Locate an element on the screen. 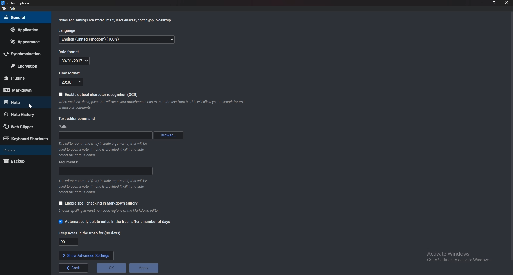 The width and height of the screenshot is (513, 275). file is located at coordinates (4, 9).